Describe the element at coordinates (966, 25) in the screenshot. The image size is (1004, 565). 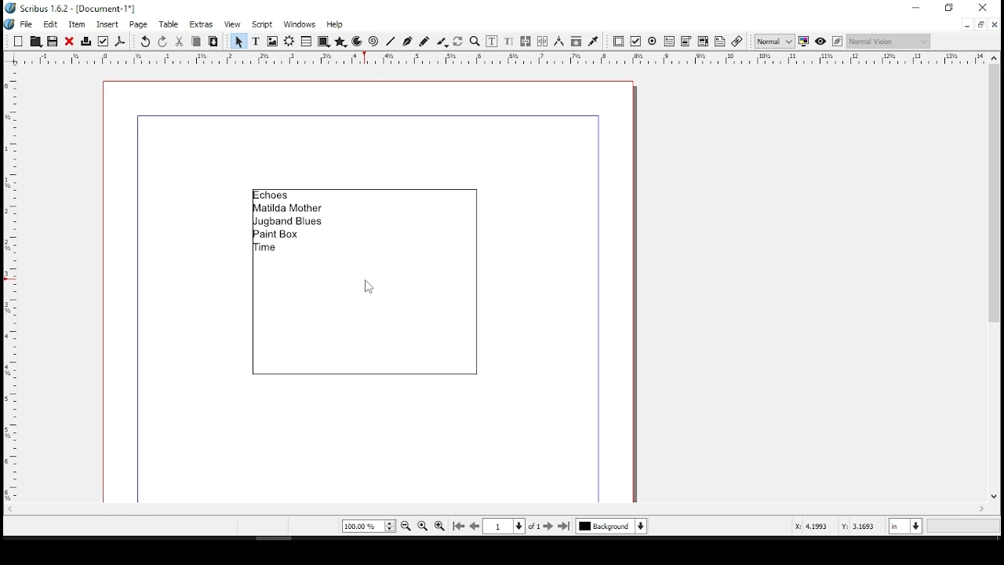
I see `minimize` at that location.